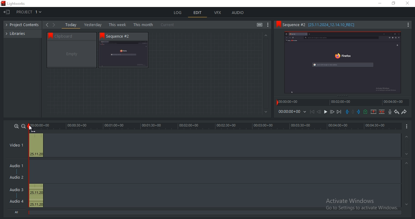 The width and height of the screenshot is (415, 219). What do you see at coordinates (72, 54) in the screenshot?
I see `clipboard` at bounding box center [72, 54].